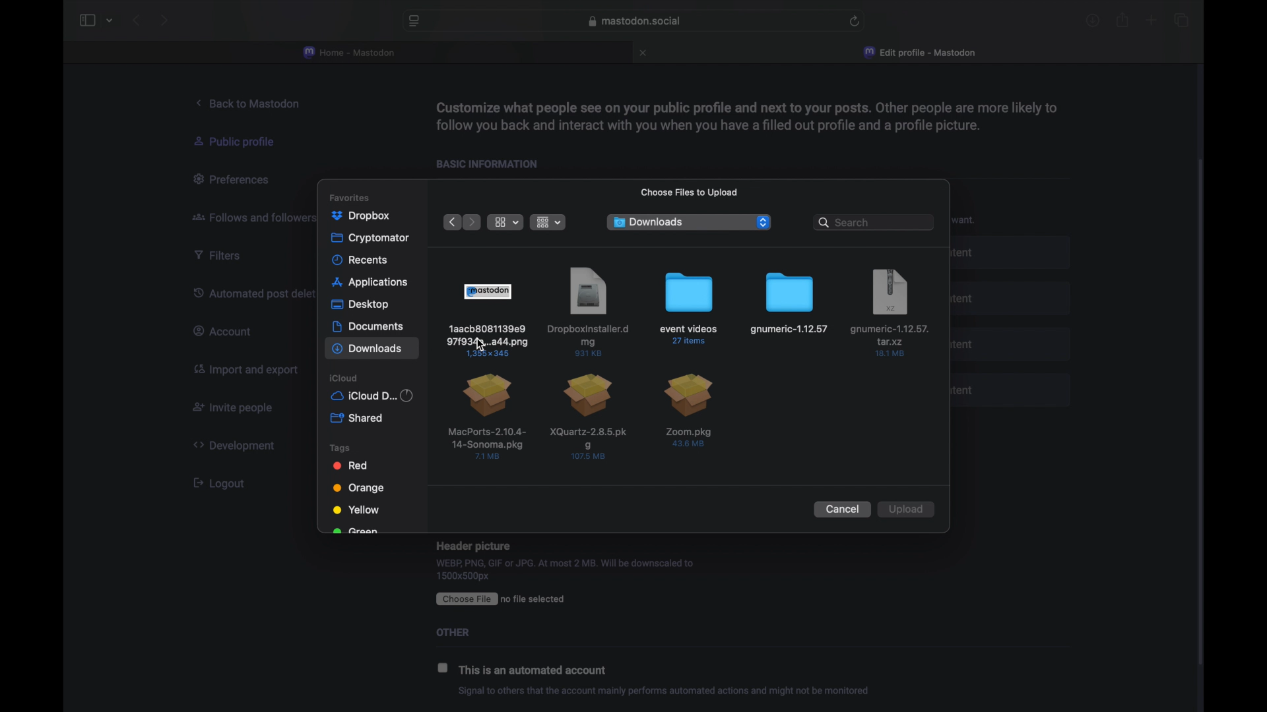 This screenshot has width=1267, height=712. I want to click on next, so click(472, 222).